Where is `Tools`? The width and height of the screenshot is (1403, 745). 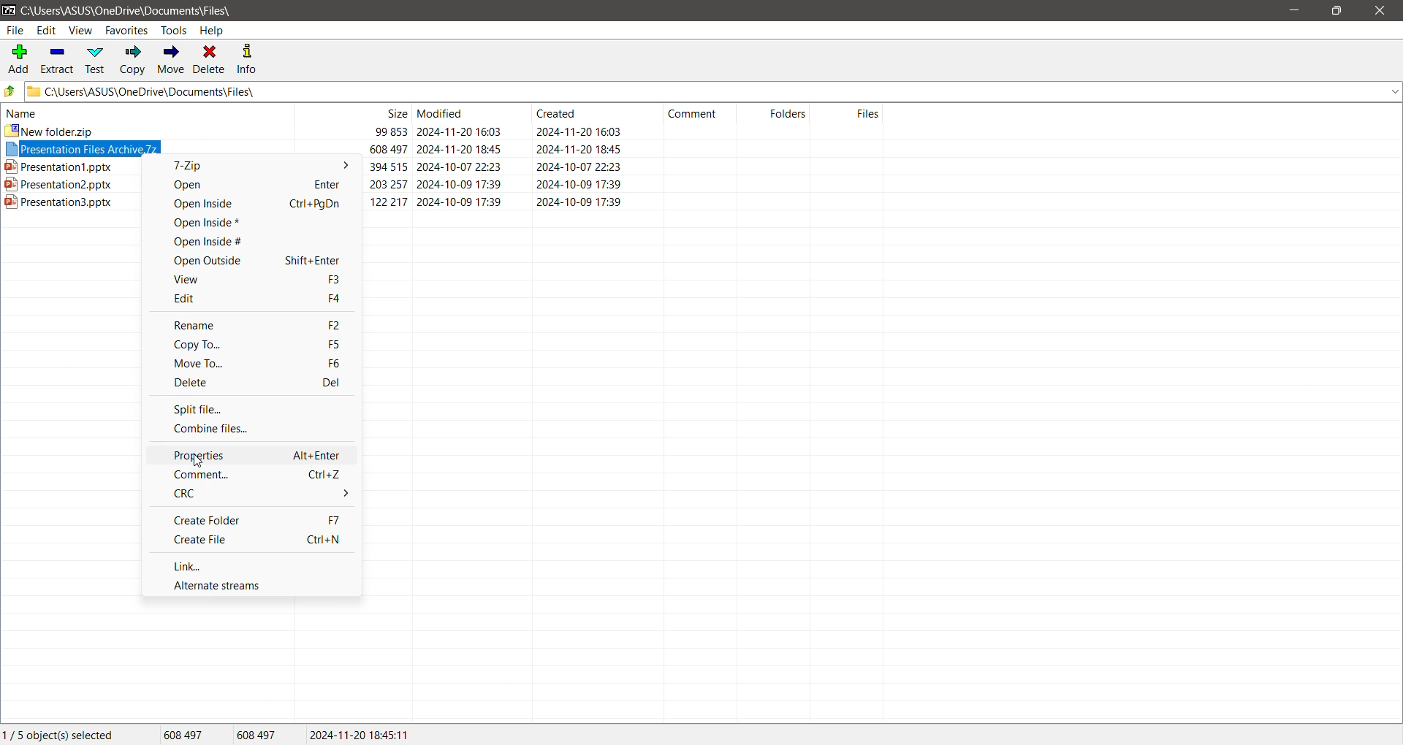 Tools is located at coordinates (174, 30).